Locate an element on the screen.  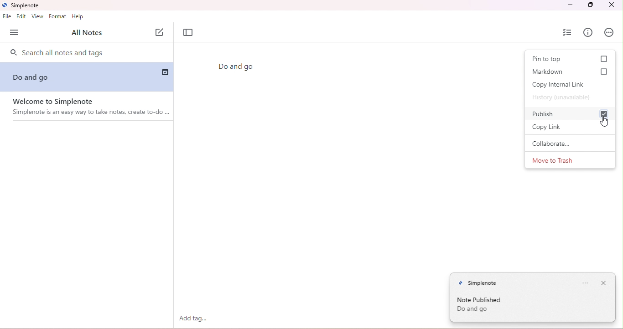
simplenote is located at coordinates (481, 283).